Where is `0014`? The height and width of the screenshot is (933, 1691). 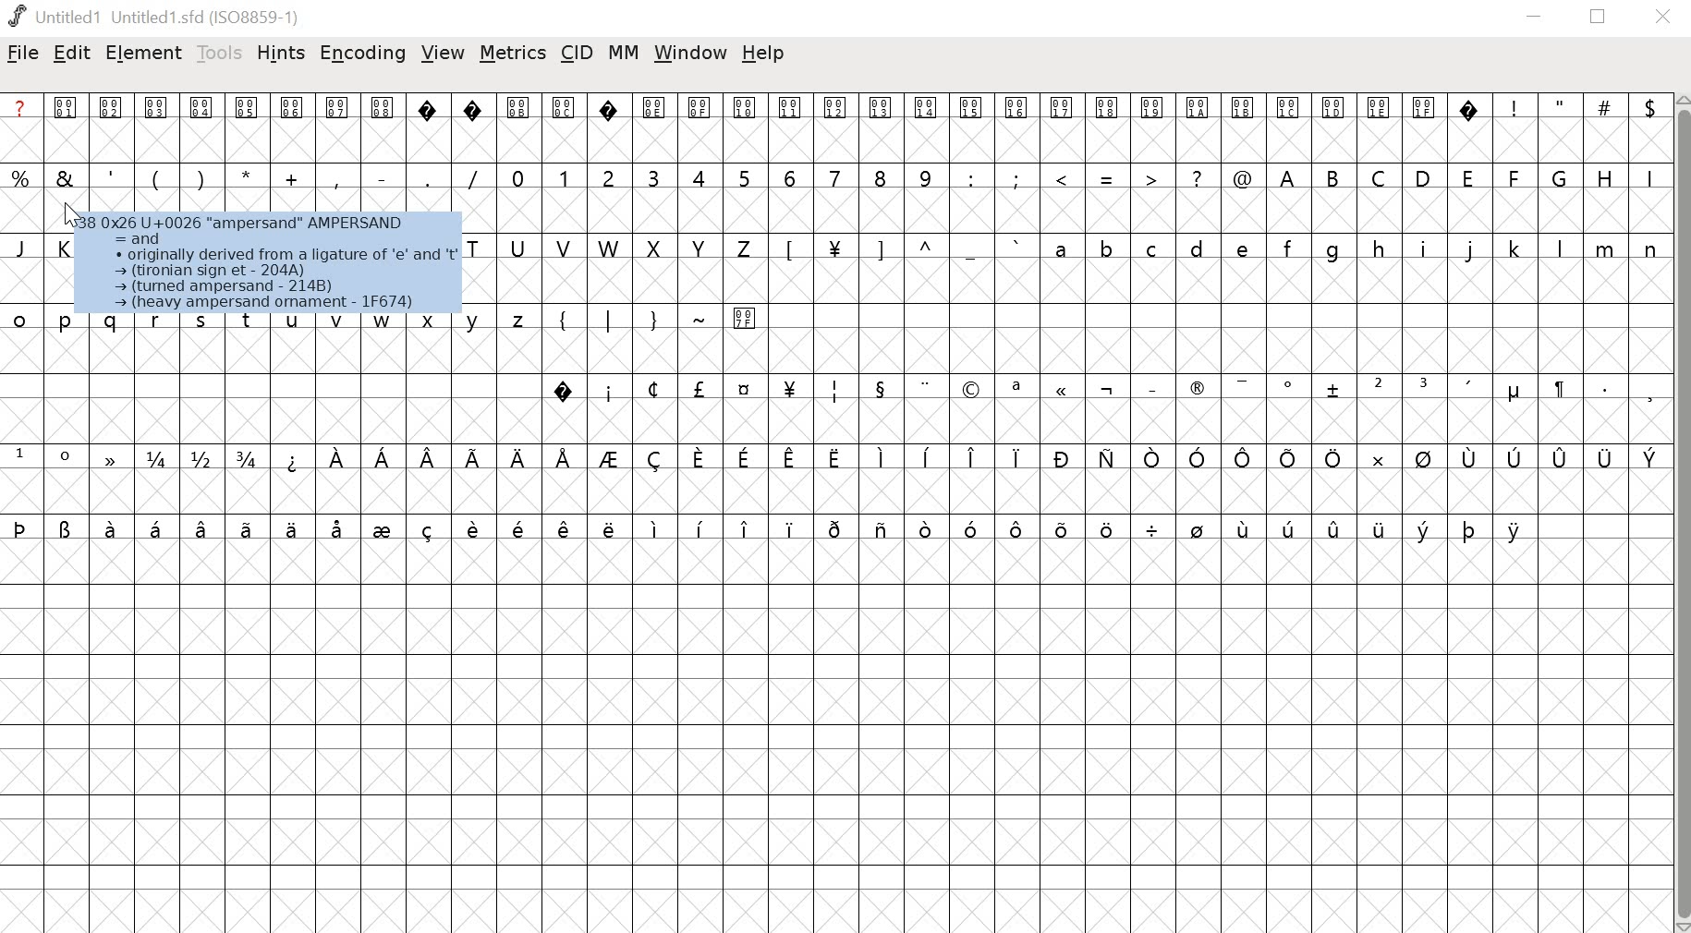 0014 is located at coordinates (927, 128).